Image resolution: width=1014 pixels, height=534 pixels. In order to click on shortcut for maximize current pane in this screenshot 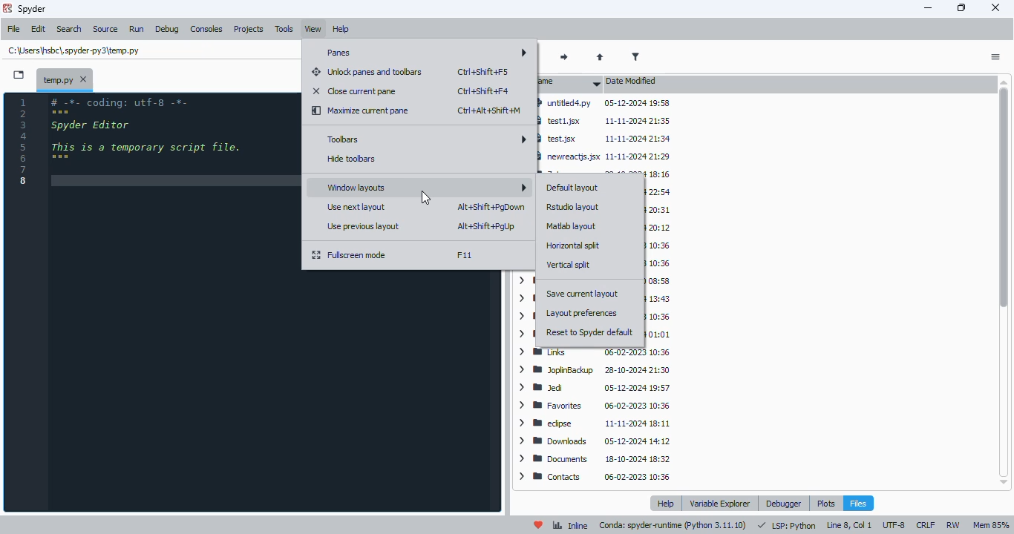, I will do `click(488, 111)`.